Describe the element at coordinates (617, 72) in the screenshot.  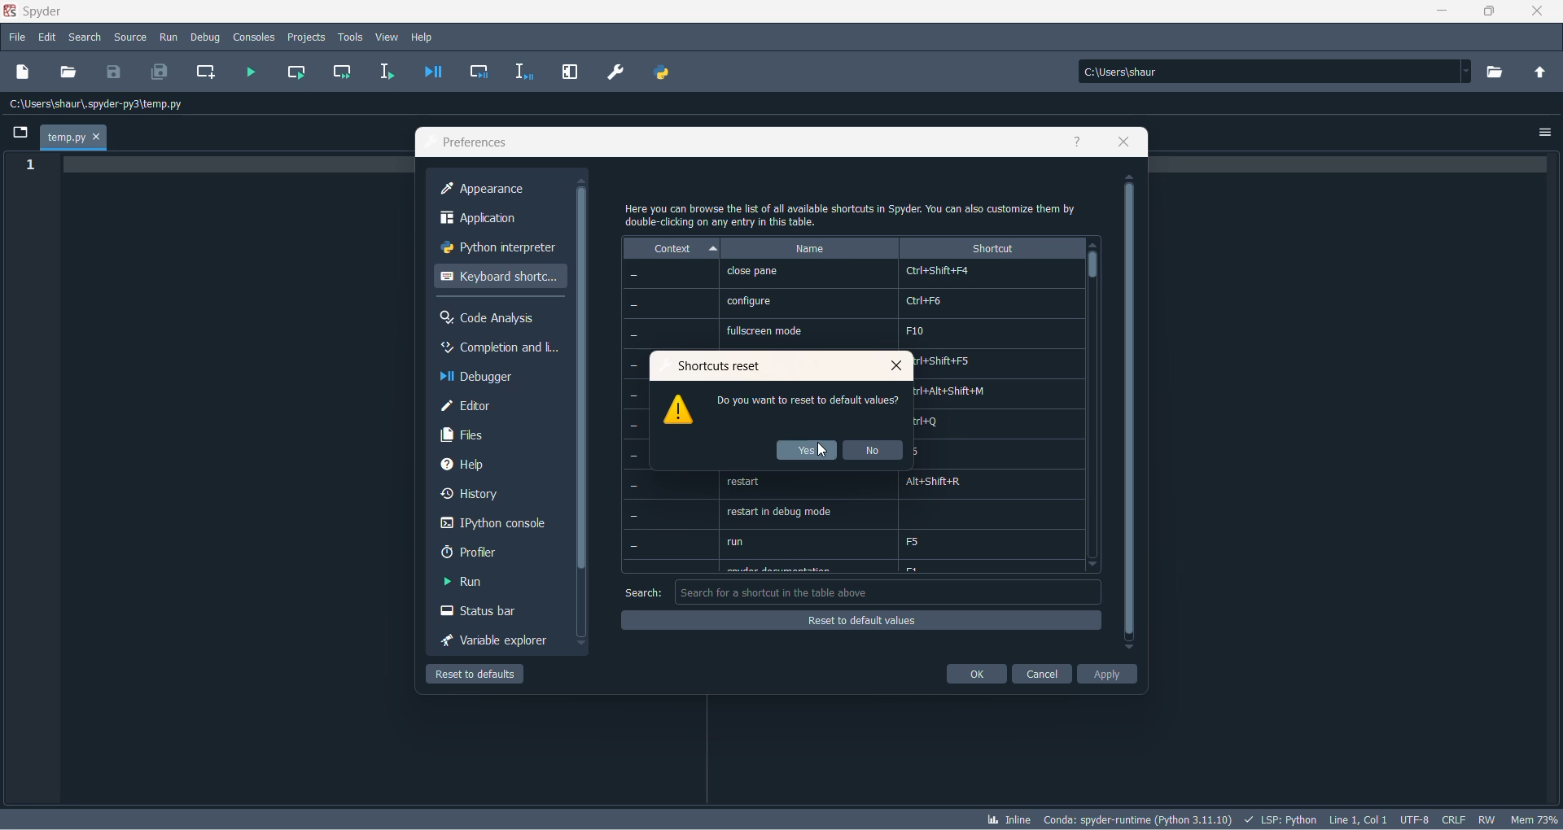
I see `preferences` at that location.